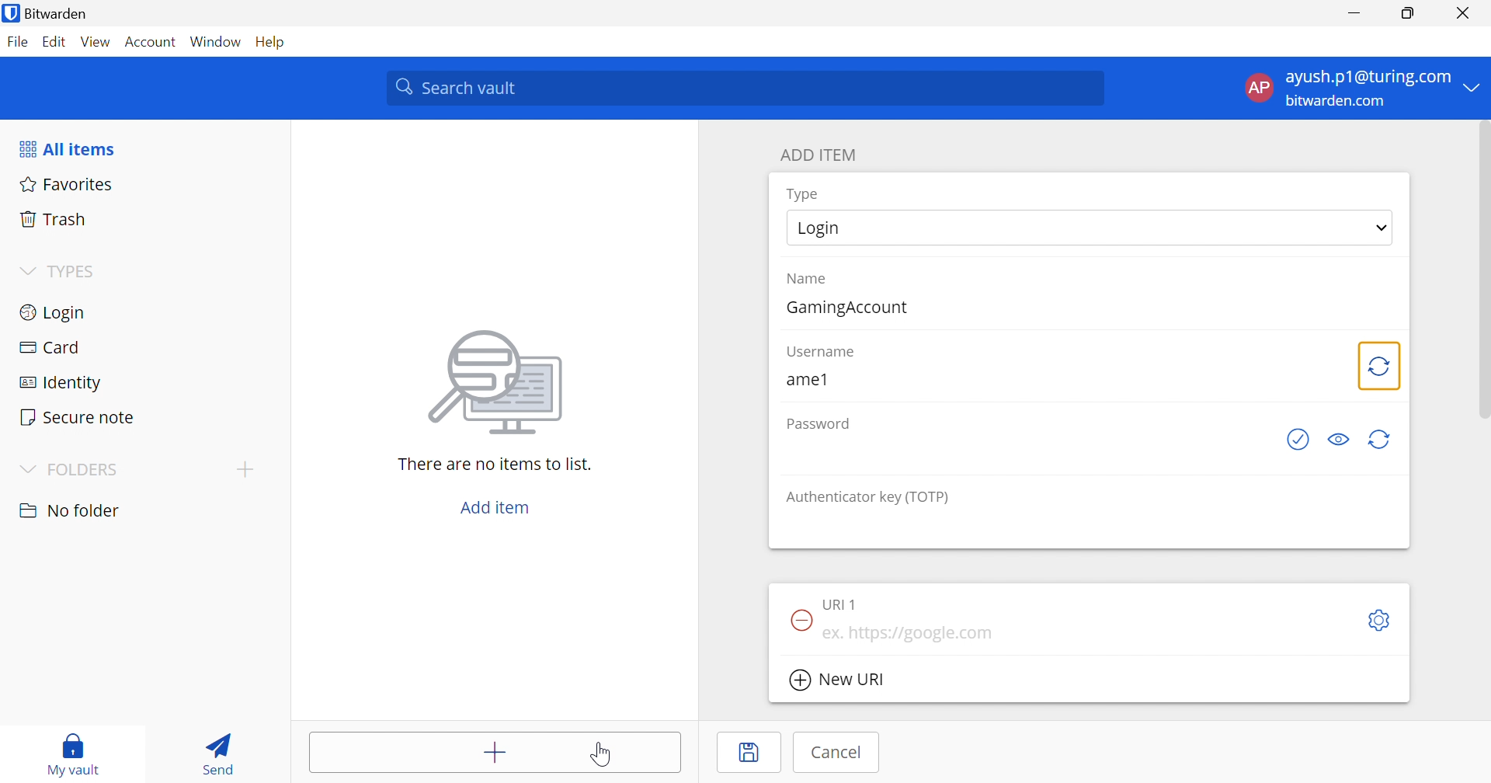 This screenshot has width=1491, height=783. Describe the element at coordinates (54, 313) in the screenshot. I see `Login` at that location.